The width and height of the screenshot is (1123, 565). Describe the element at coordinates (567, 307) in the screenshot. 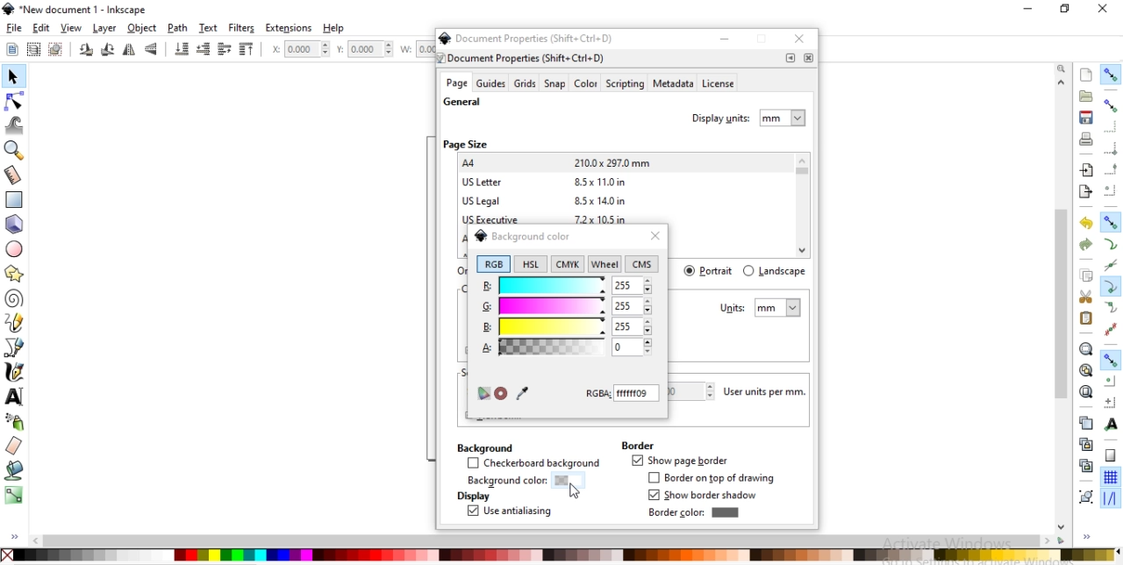

I see `g` at that location.